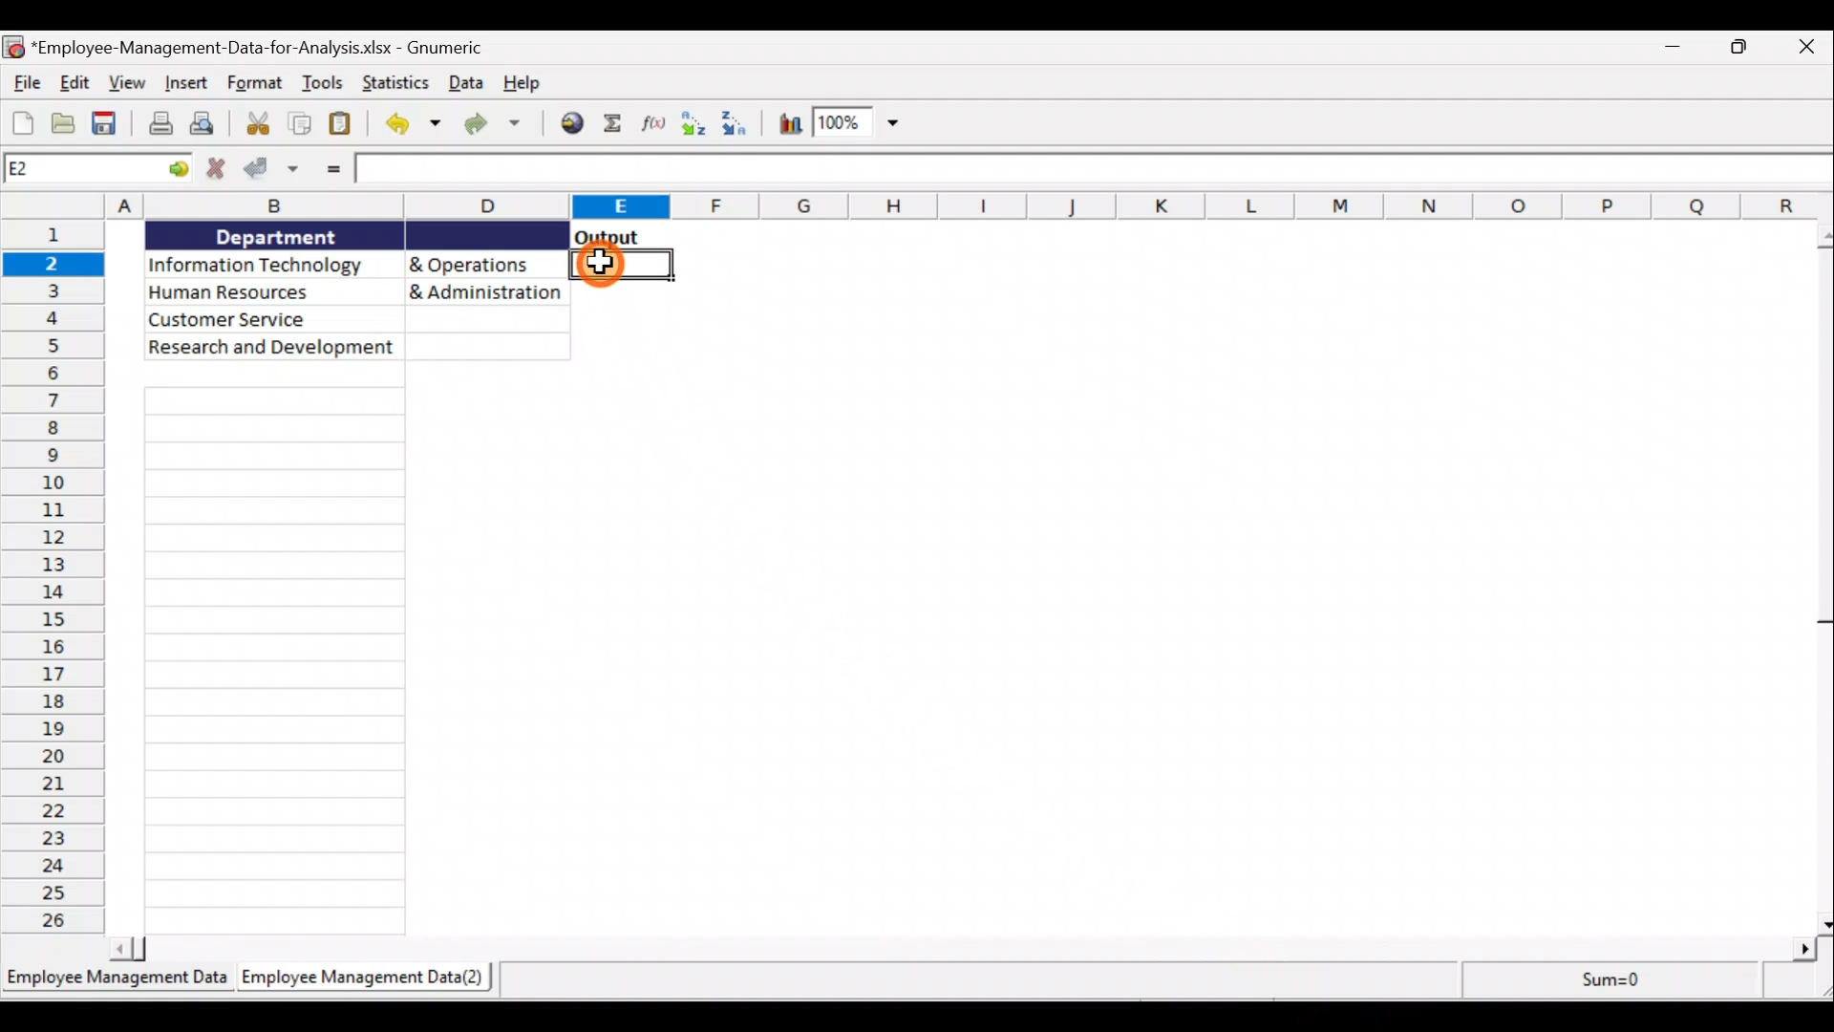  Describe the element at coordinates (335, 167) in the screenshot. I see `Enter formula` at that location.